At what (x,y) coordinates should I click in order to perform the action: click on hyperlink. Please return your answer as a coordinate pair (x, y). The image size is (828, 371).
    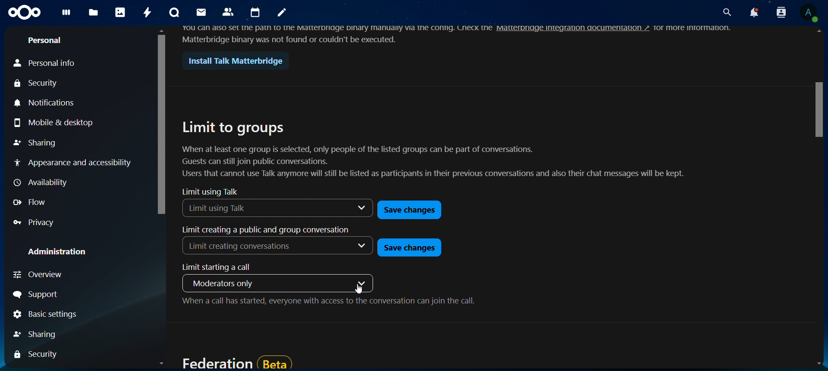
    Looking at the image, I should click on (574, 28).